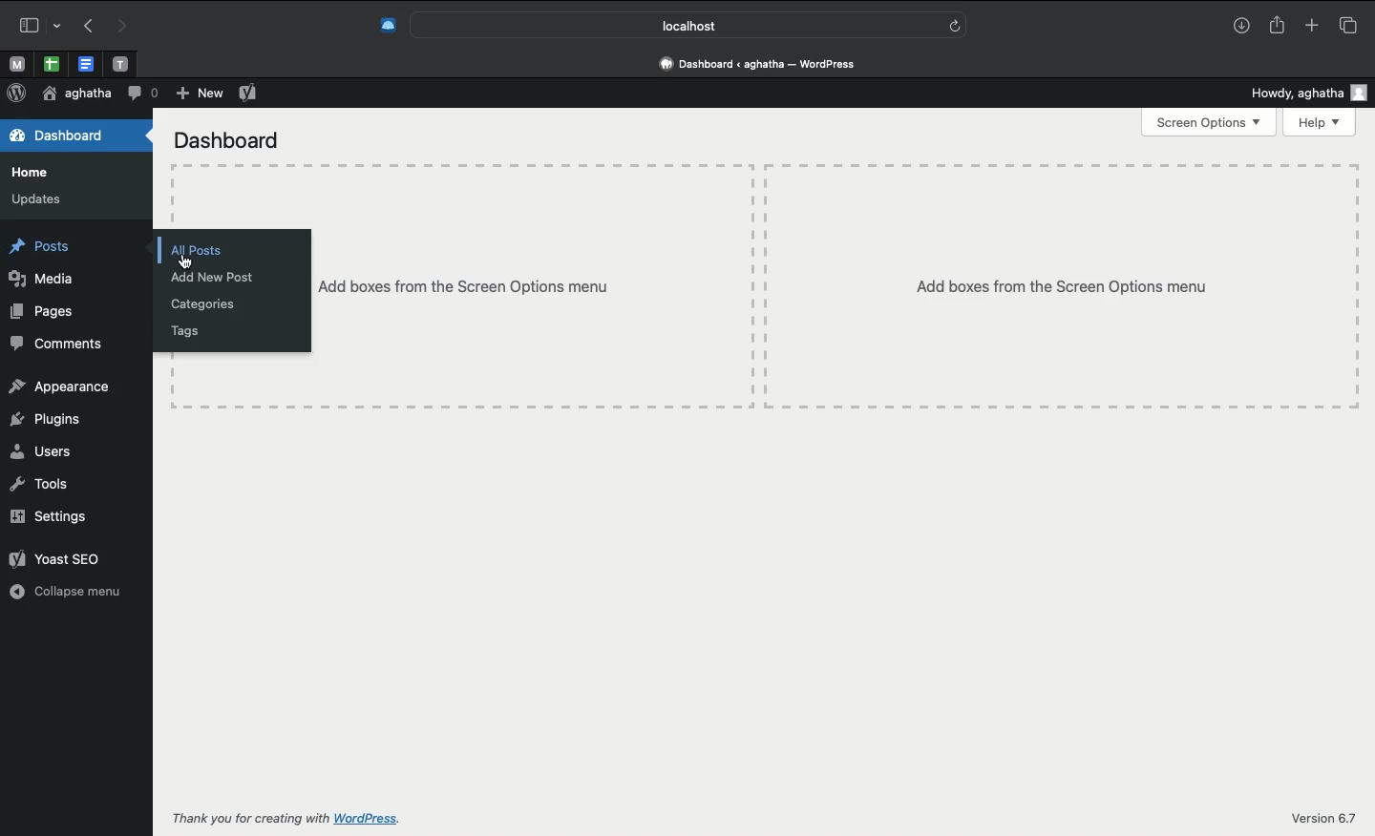  What do you see at coordinates (15, 62) in the screenshot?
I see `pinned tab` at bounding box center [15, 62].